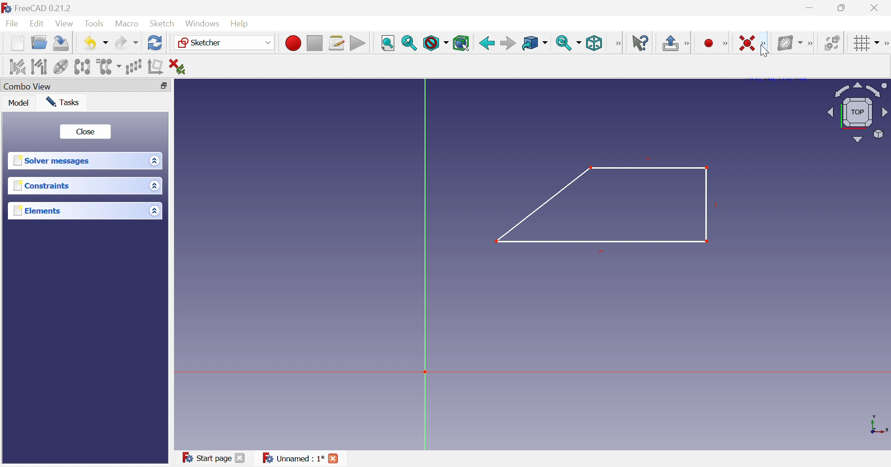 The image size is (891, 467). I want to click on More, so click(764, 44).